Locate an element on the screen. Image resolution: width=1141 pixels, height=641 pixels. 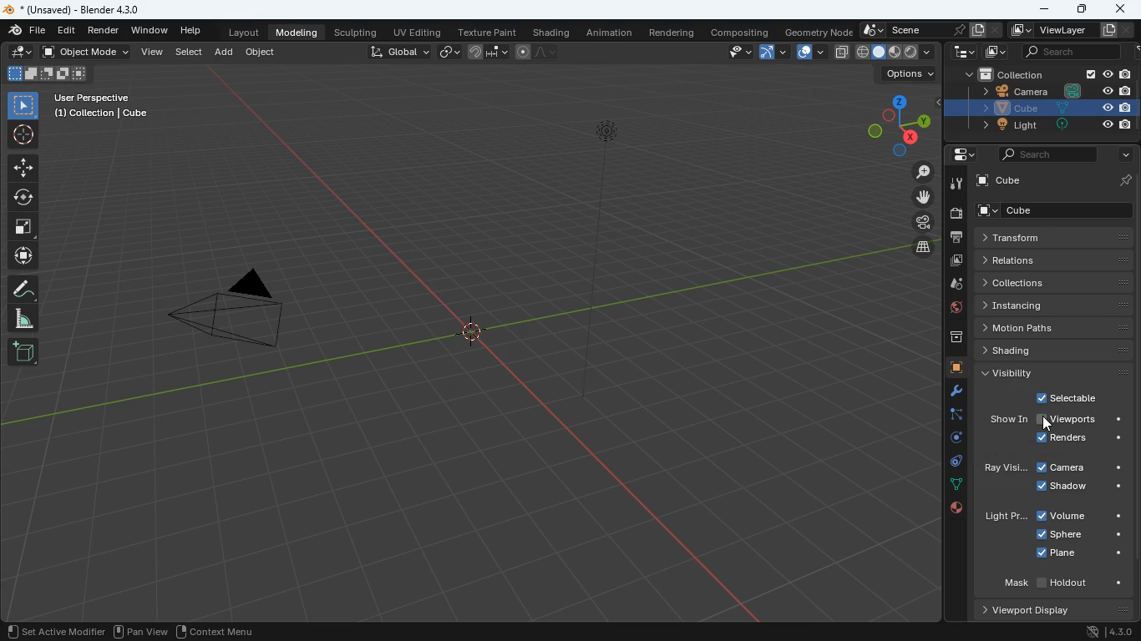
version is located at coordinates (1111, 629).